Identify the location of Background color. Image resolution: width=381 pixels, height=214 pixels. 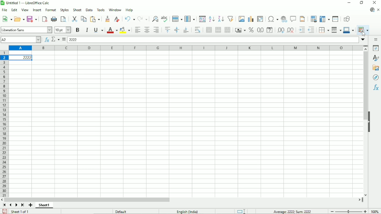
(125, 30).